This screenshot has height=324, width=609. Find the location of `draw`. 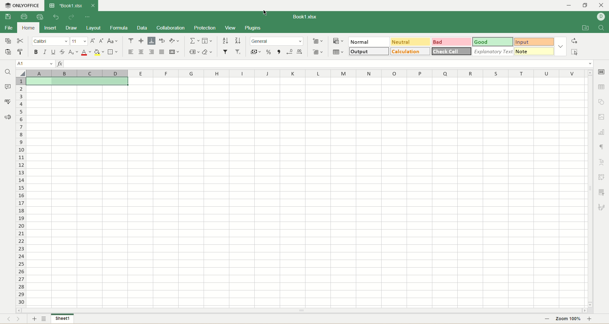

draw is located at coordinates (71, 28).